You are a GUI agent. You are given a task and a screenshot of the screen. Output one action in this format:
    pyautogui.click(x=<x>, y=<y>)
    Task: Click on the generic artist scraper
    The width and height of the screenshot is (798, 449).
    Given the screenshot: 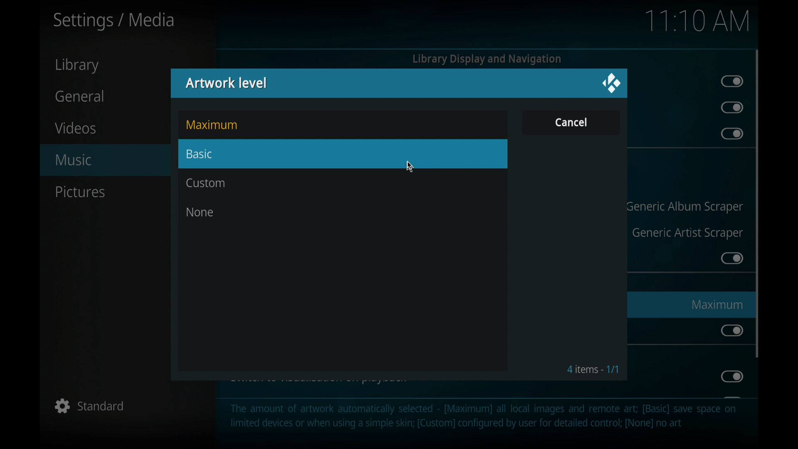 What is the action you would take?
    pyautogui.click(x=687, y=234)
    